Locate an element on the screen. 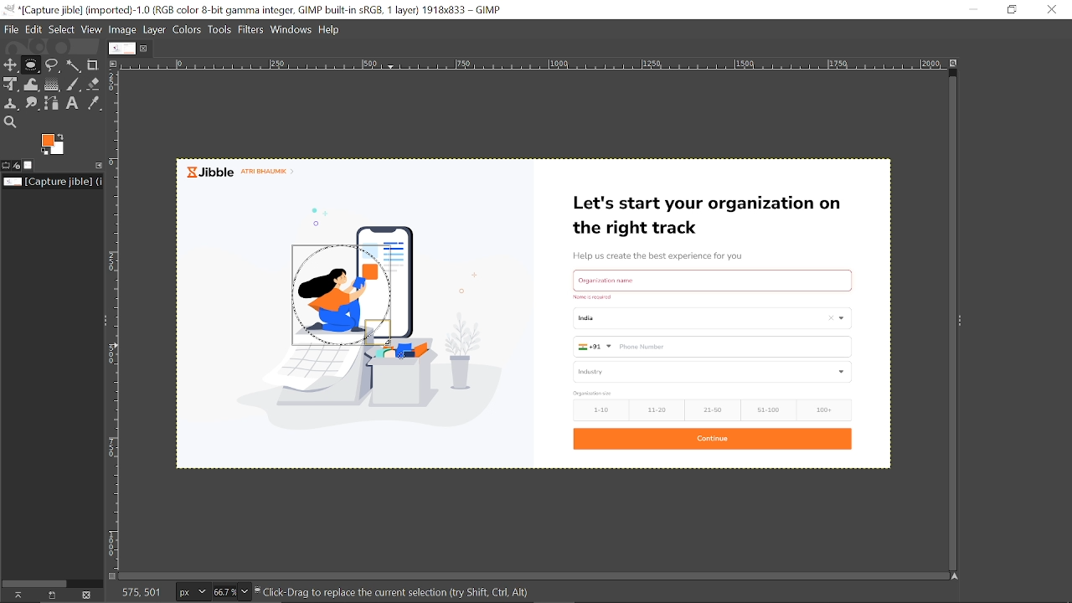 This screenshot has height=603, width=1072. Sidebar menu is located at coordinates (968, 323).